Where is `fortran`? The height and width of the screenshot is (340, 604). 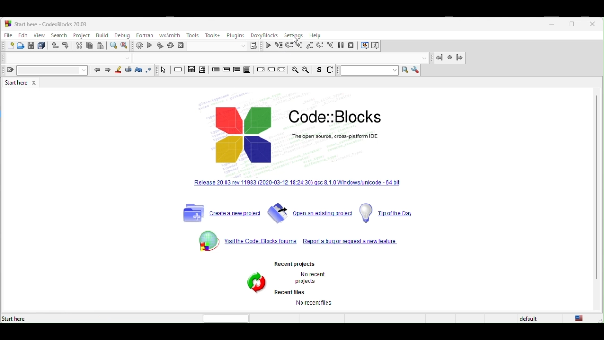
fortran is located at coordinates (144, 35).